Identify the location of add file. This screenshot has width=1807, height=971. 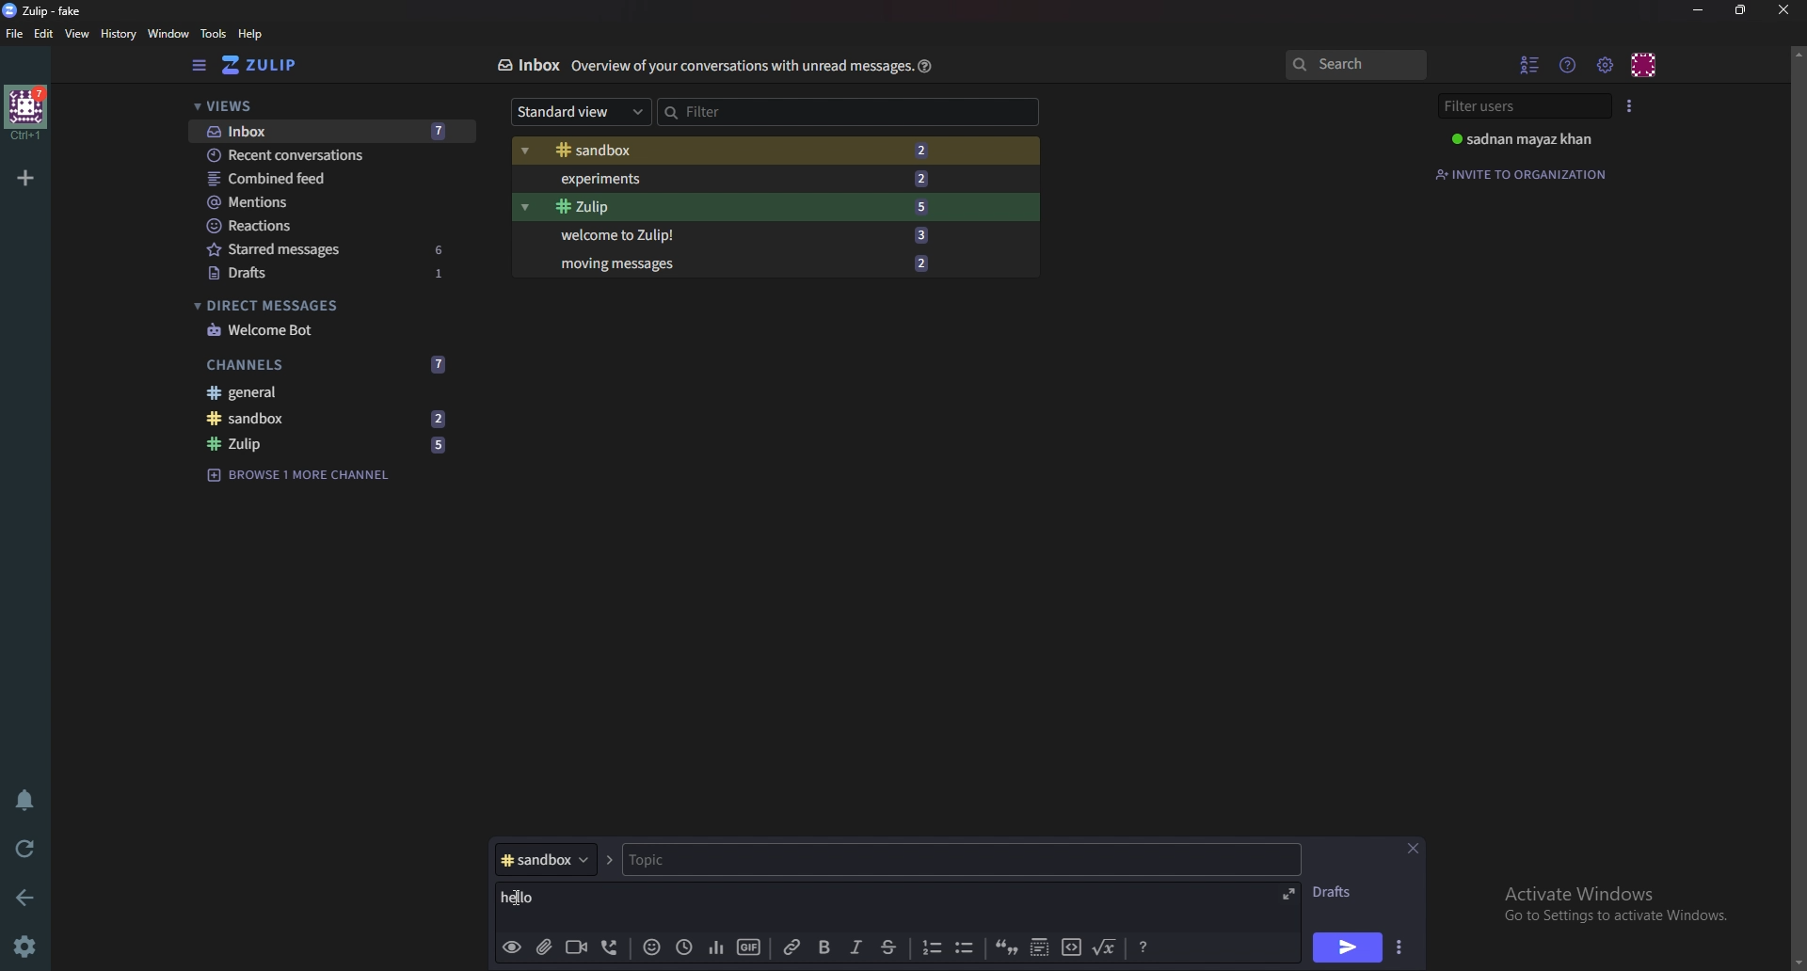
(544, 947).